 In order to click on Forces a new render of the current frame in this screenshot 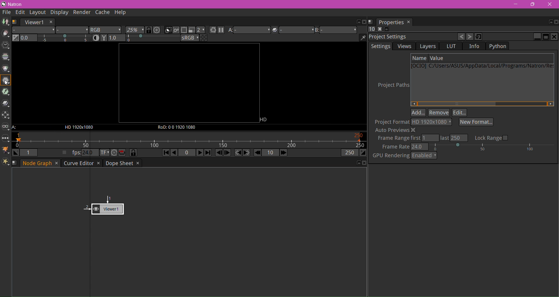, I will do `click(212, 31)`.